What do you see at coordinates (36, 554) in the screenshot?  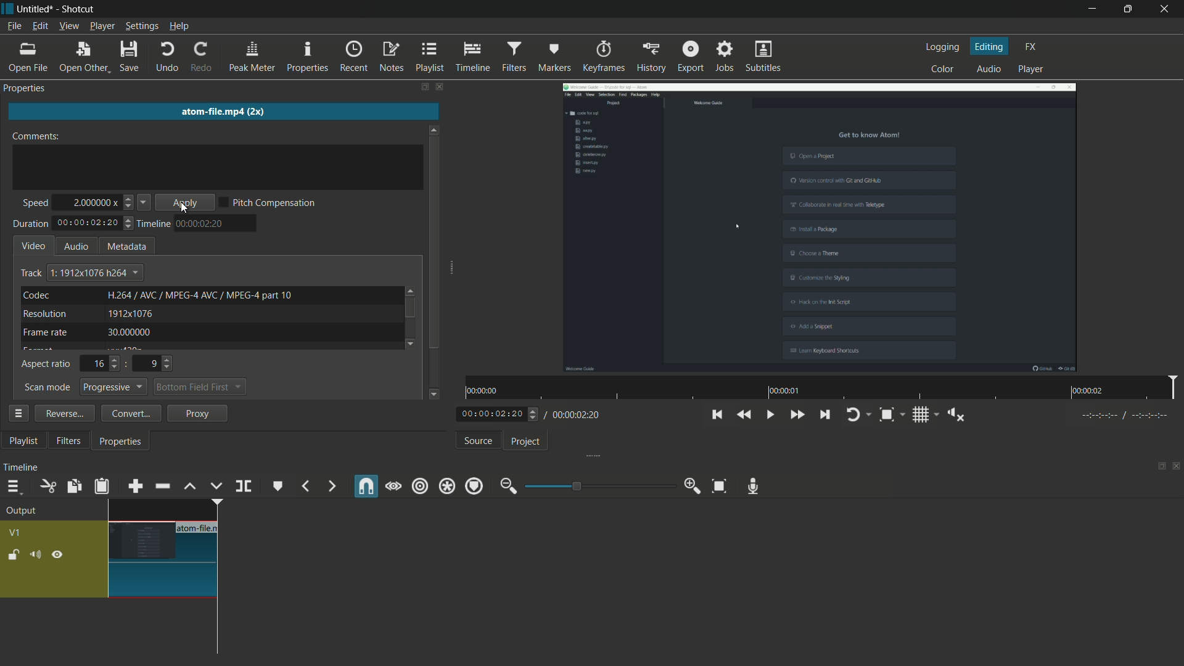 I see `mute` at bounding box center [36, 554].